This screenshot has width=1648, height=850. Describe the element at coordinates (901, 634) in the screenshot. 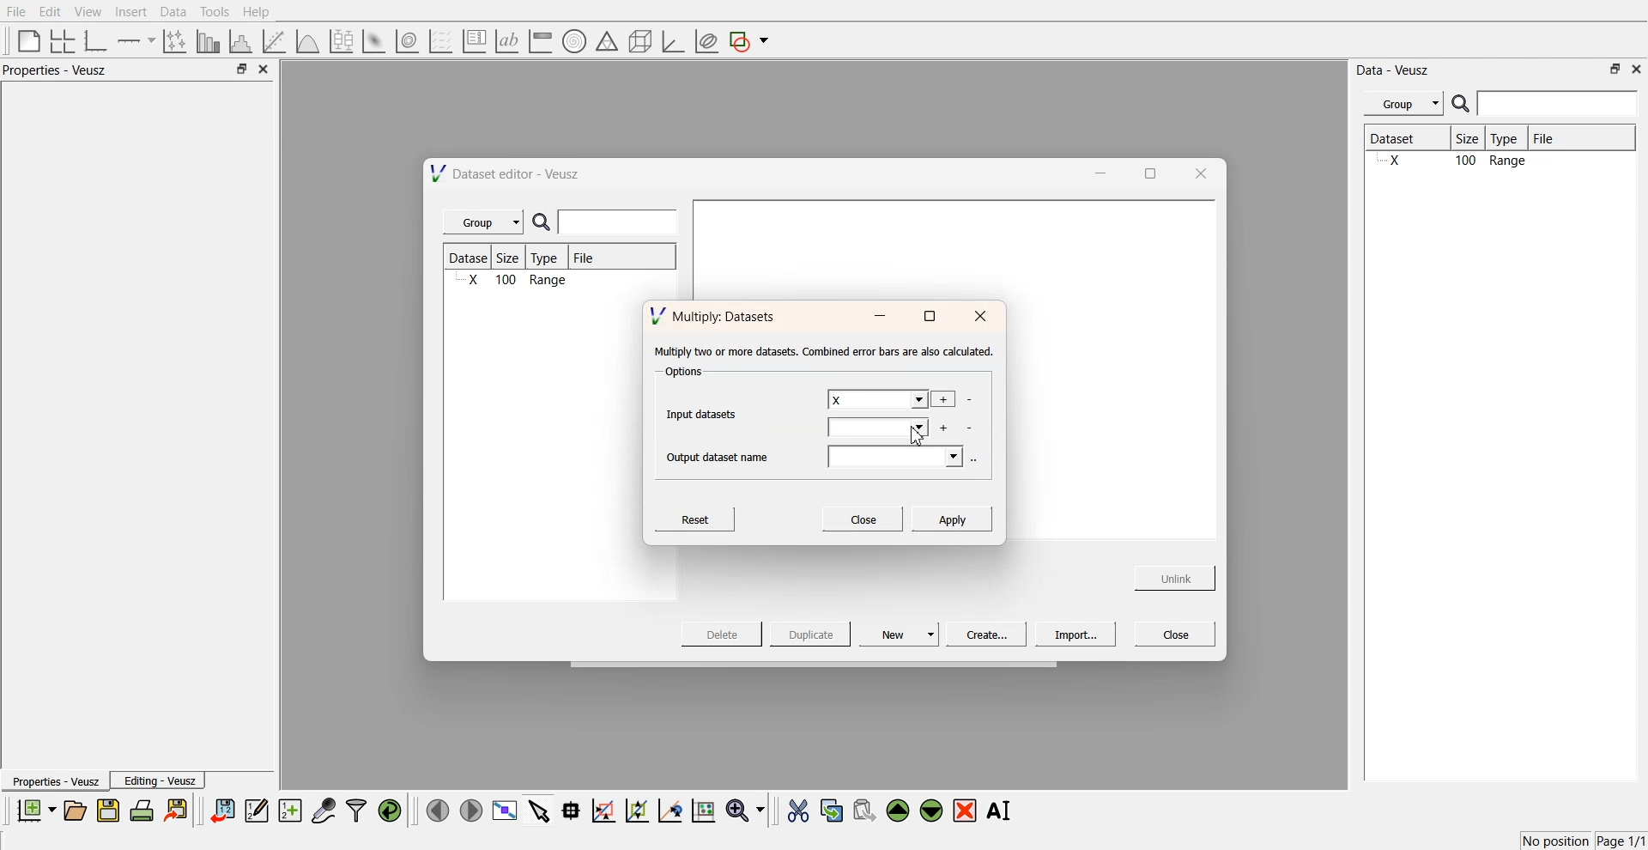

I see `New` at that location.